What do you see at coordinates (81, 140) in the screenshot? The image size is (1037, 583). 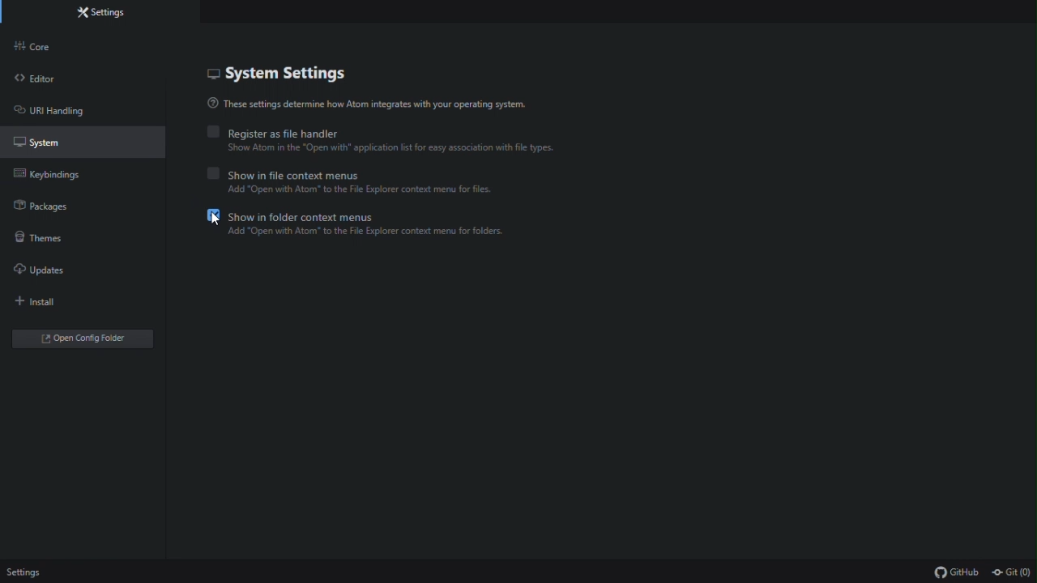 I see `System` at bounding box center [81, 140].